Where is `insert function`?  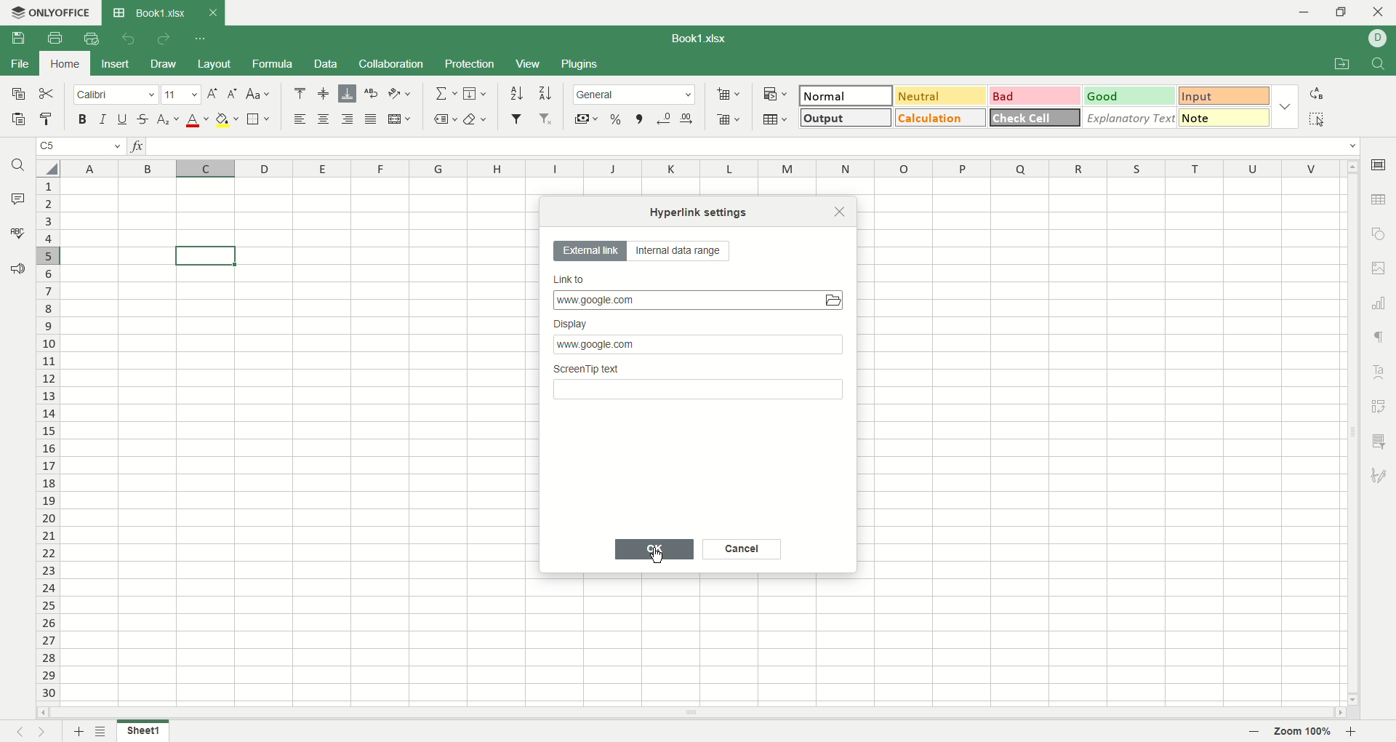 insert function is located at coordinates (140, 148).